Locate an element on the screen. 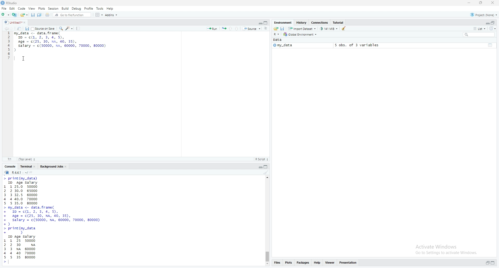 The height and width of the screenshot is (268, 499). Background jobs is located at coordinates (54, 167).